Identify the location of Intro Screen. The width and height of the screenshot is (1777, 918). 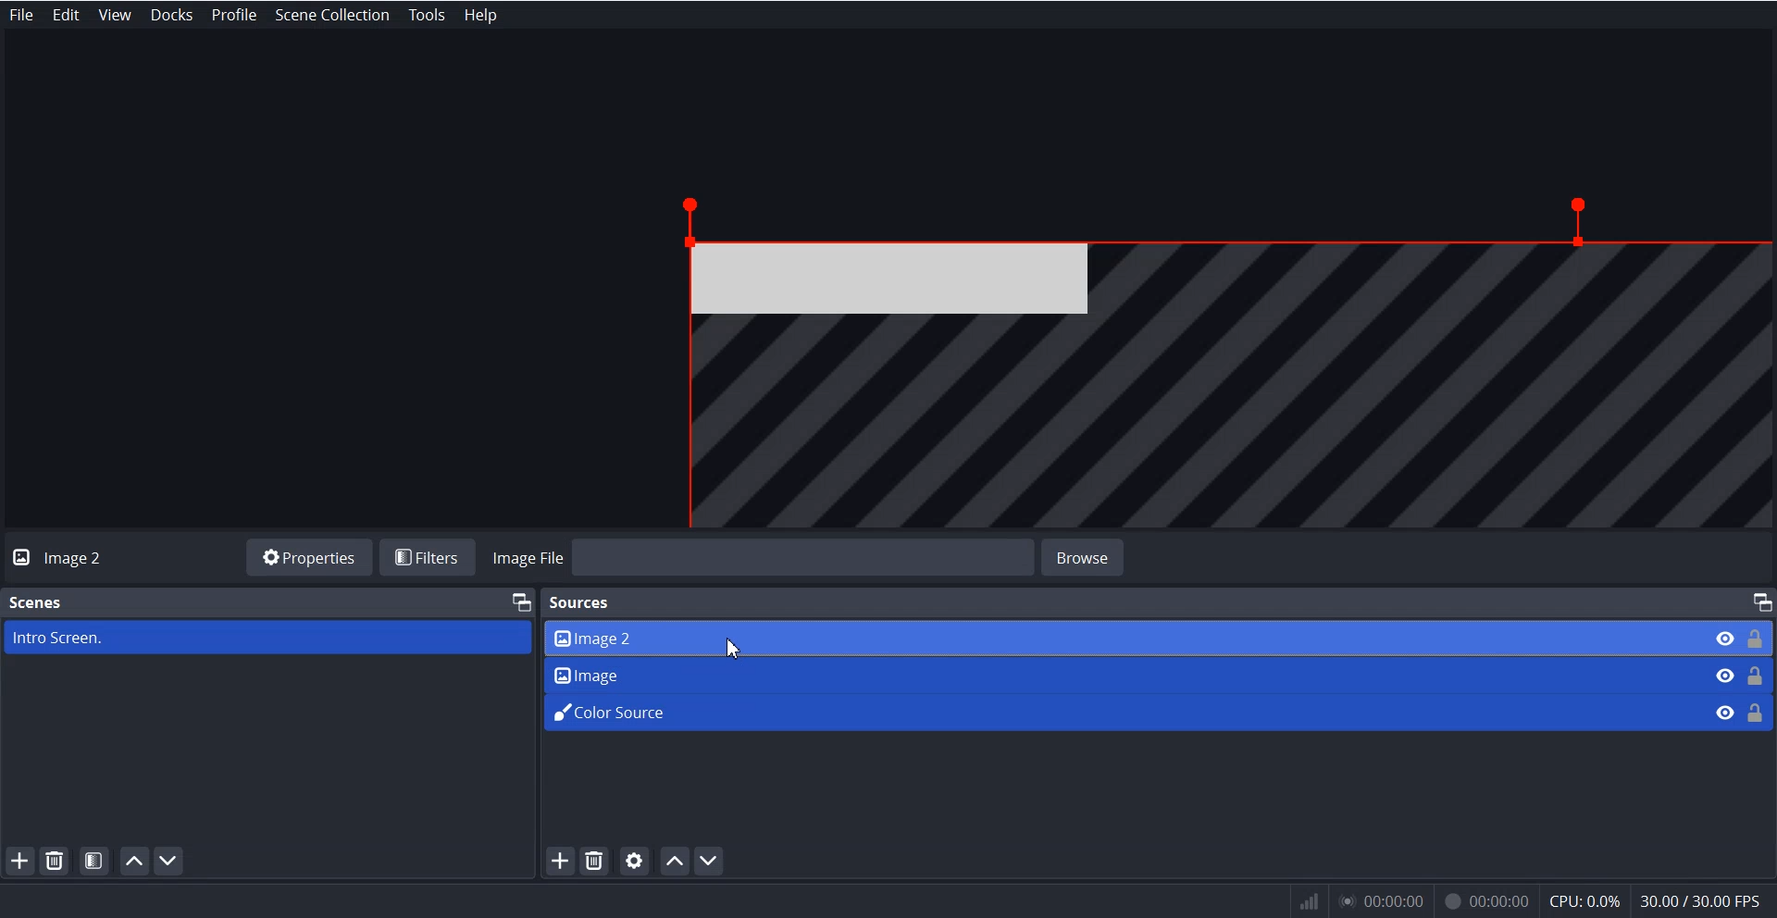
(267, 638).